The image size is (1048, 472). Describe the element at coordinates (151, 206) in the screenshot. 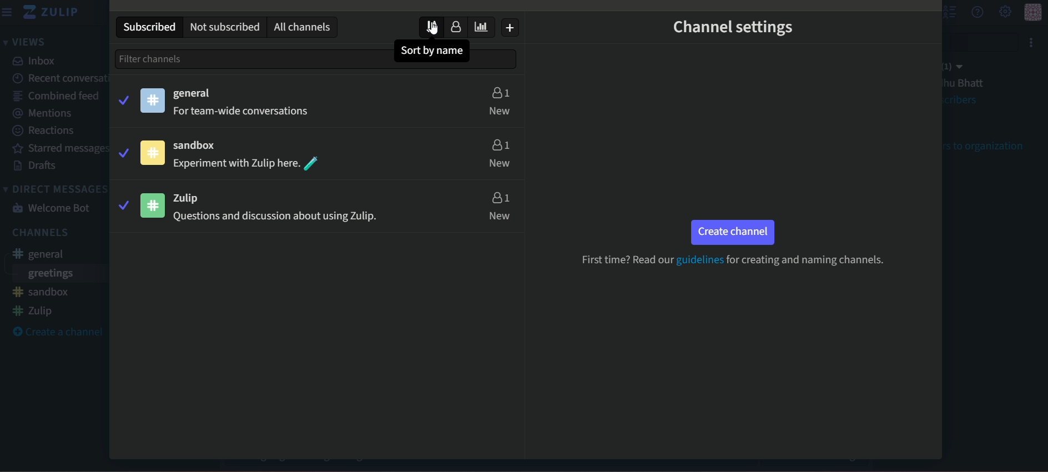

I see `icon` at that location.